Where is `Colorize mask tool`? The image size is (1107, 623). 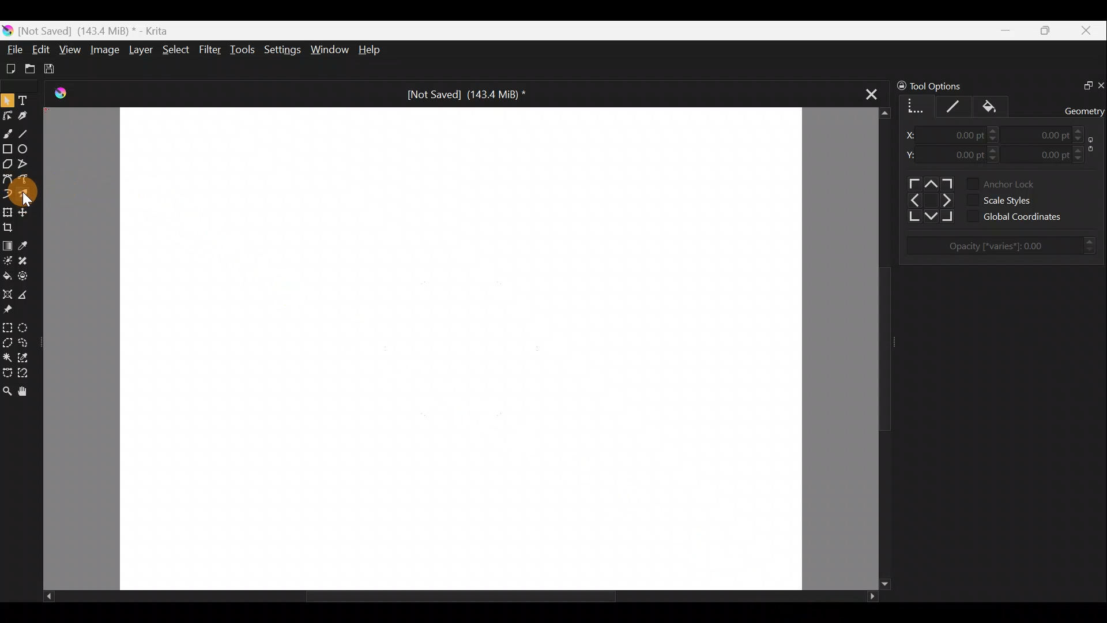
Colorize mask tool is located at coordinates (7, 260).